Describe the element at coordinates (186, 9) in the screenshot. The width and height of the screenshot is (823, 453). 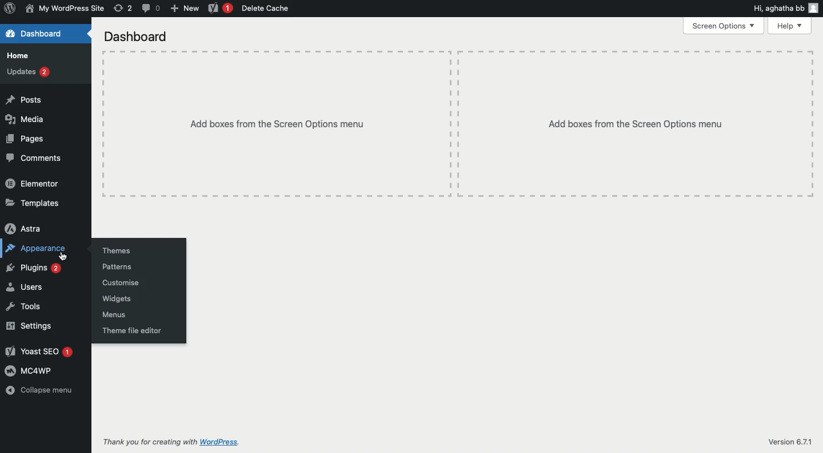
I see `New` at that location.